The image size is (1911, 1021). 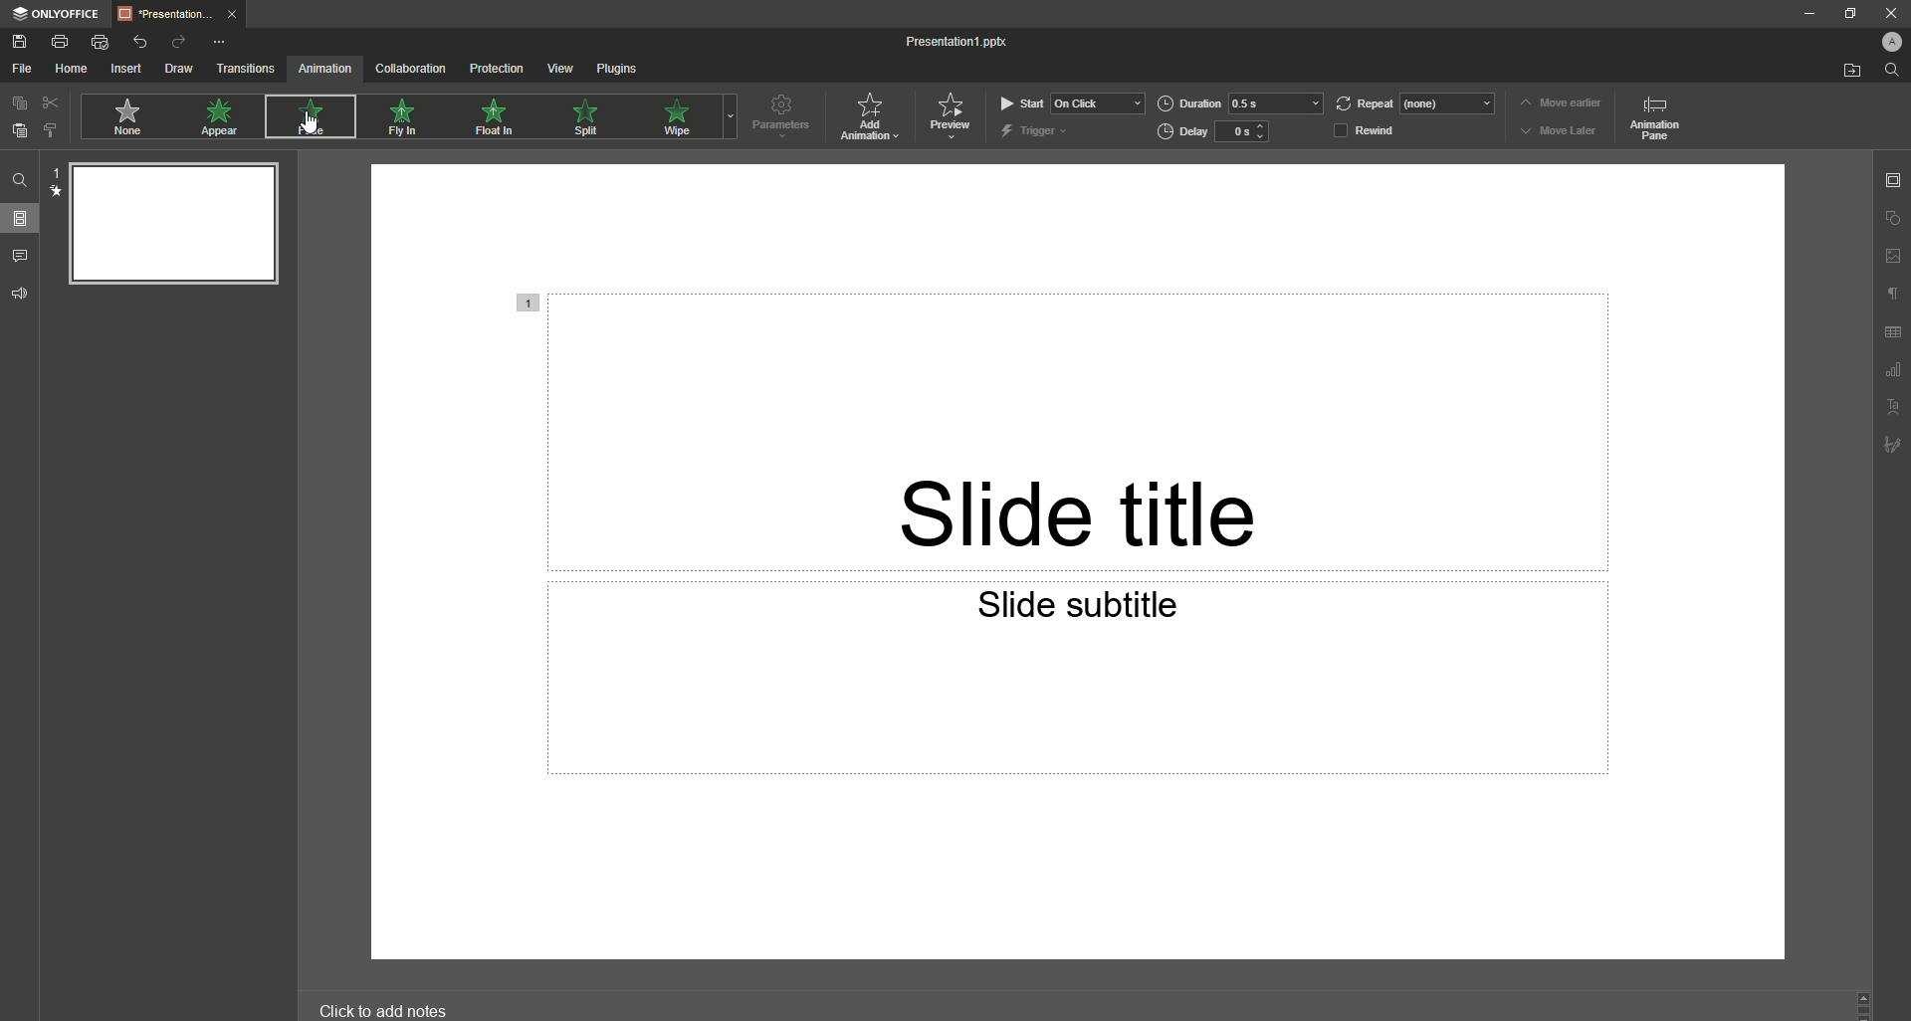 I want to click on Start (on Click), so click(x=1072, y=102).